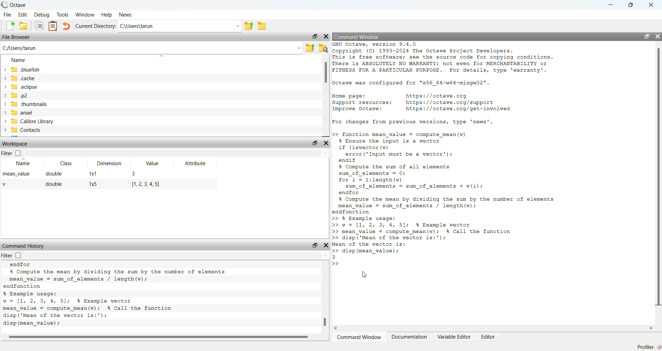  What do you see at coordinates (22, 113) in the screenshot?
I see `ansel` at bounding box center [22, 113].